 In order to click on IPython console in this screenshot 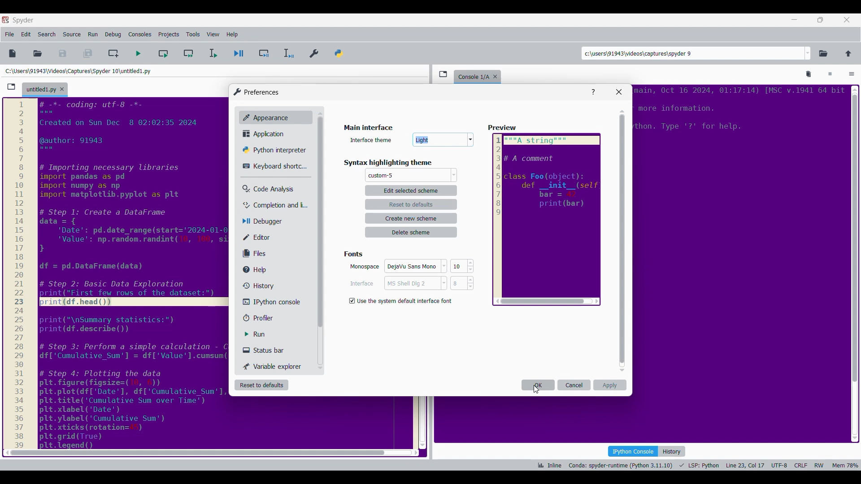, I will do `click(269, 302)`.